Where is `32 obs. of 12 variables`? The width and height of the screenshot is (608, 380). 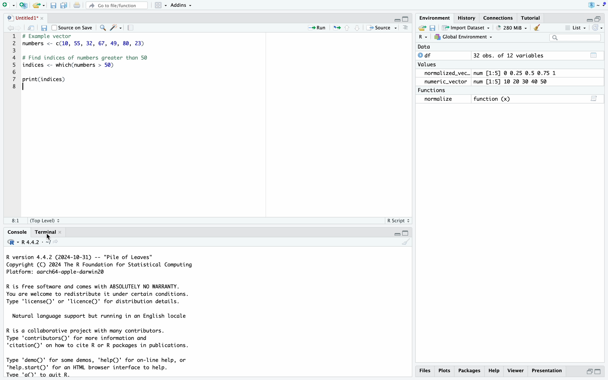
32 obs. of 12 variables is located at coordinates (537, 57).